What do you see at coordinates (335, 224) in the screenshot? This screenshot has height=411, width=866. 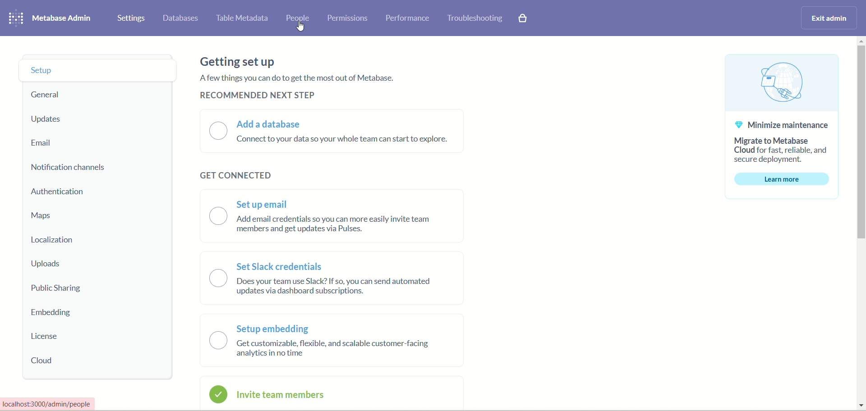 I see `text` at bounding box center [335, 224].